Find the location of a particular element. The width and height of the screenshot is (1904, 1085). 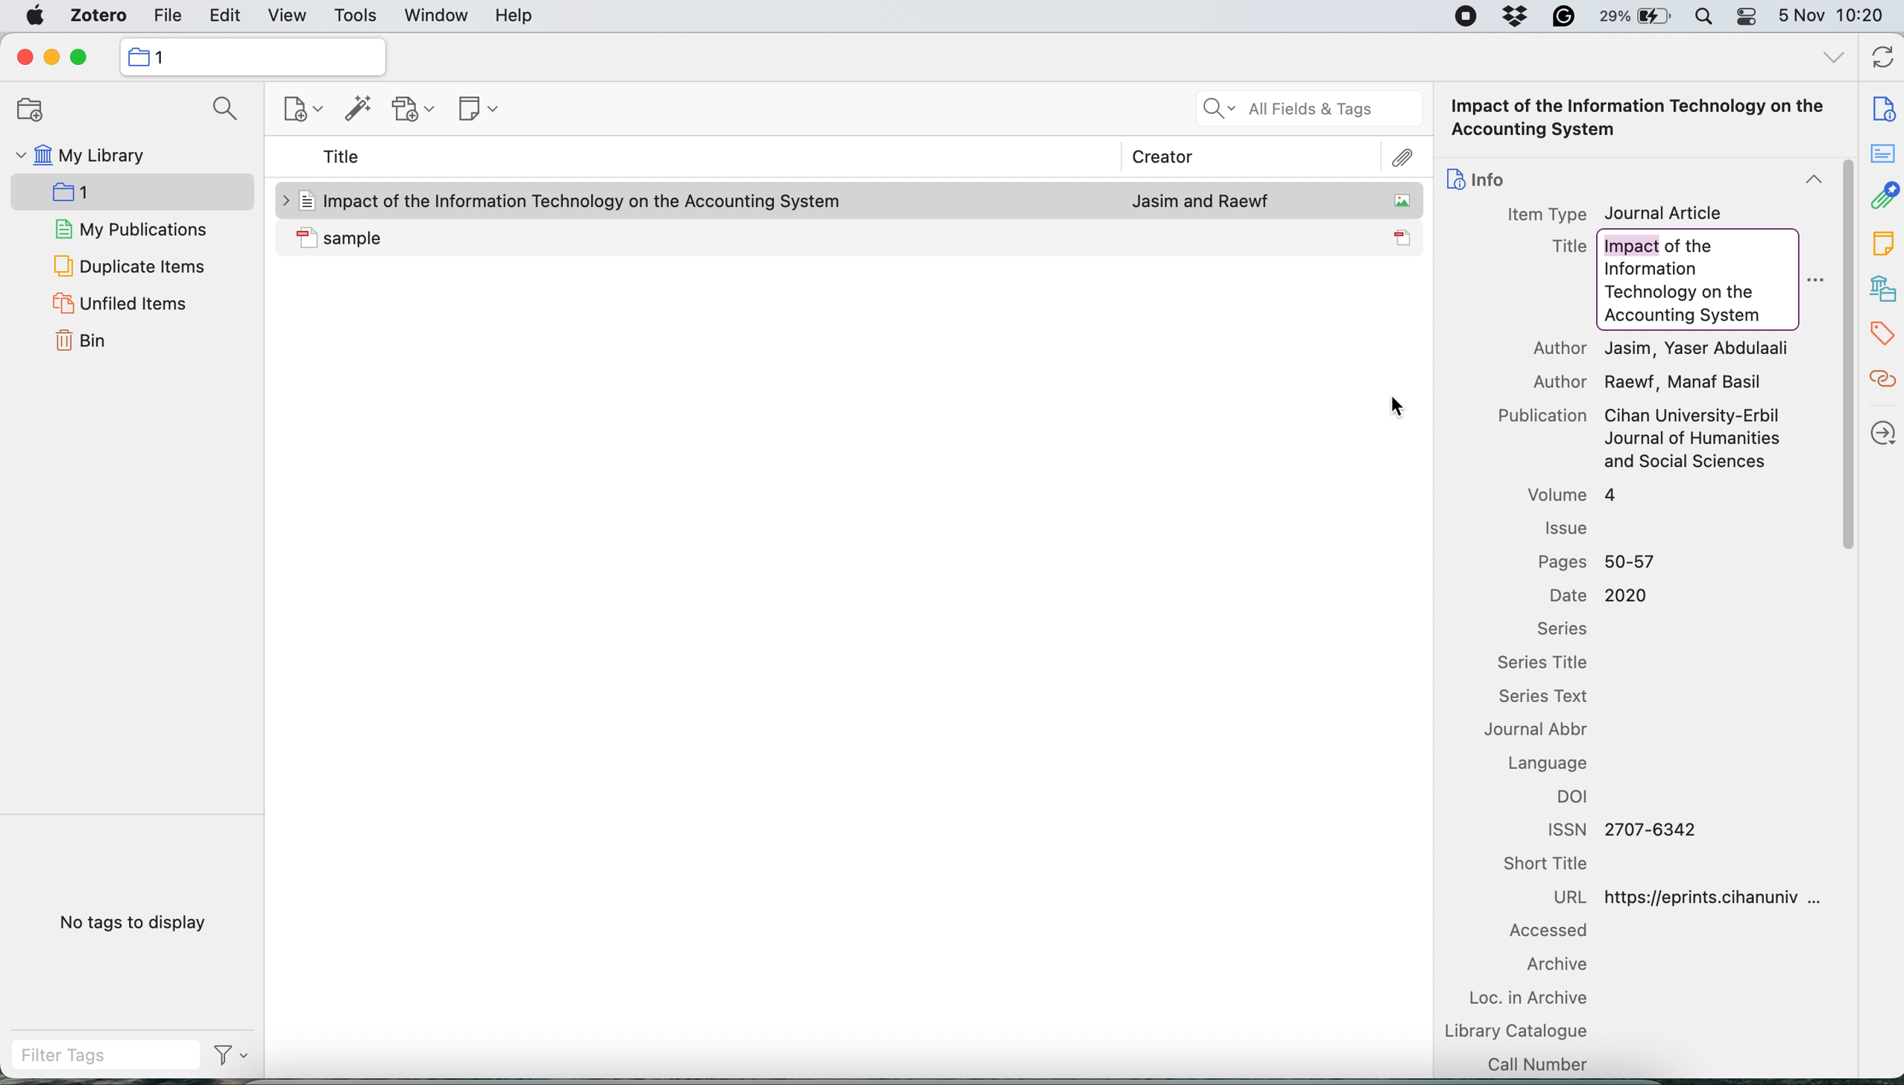

no tags to display is located at coordinates (133, 922).